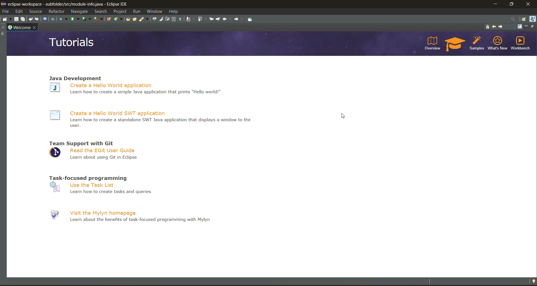 The width and height of the screenshot is (537, 286). Describe the element at coordinates (101, 11) in the screenshot. I see `search` at that location.